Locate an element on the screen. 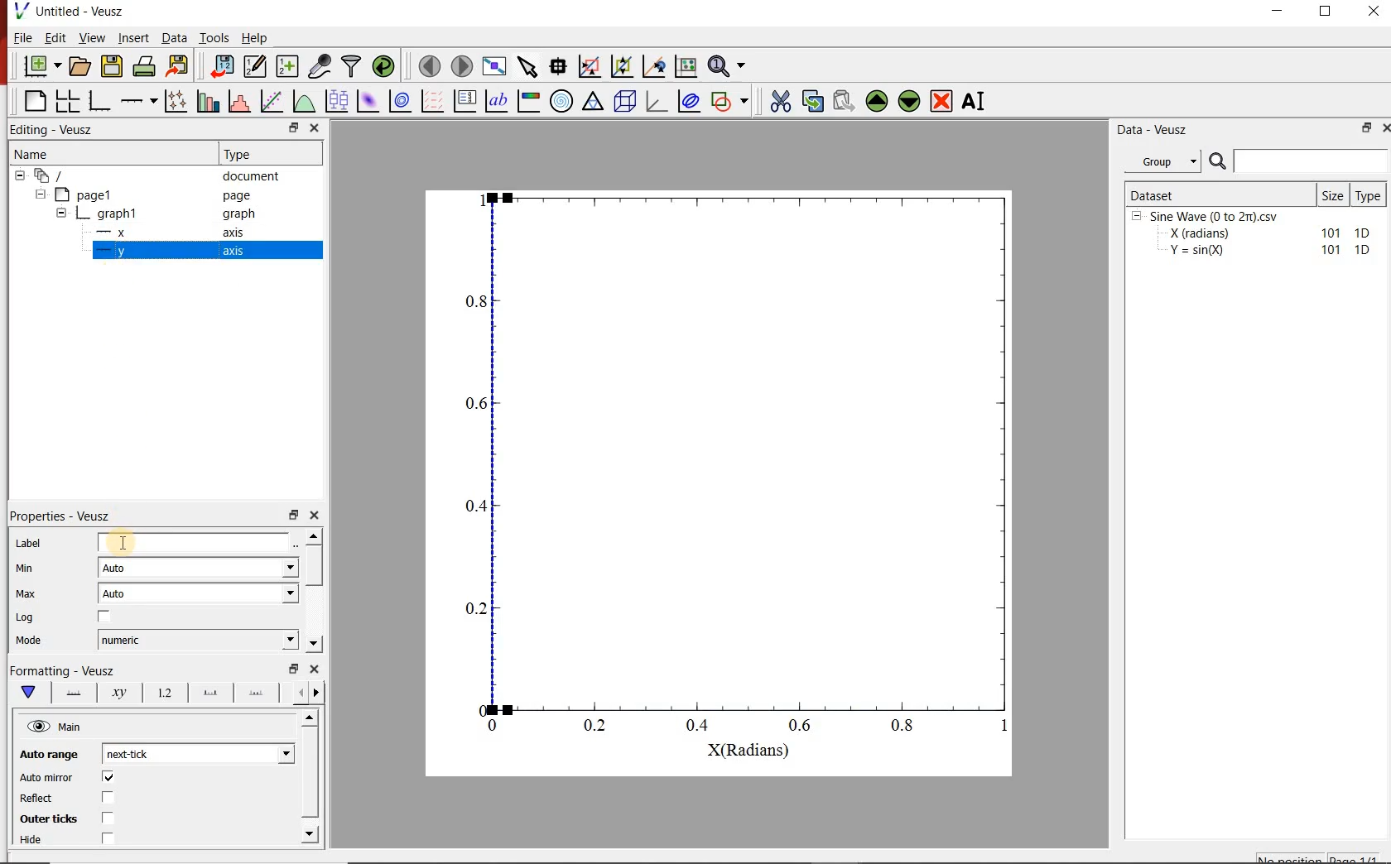 The image size is (1391, 864). Search is located at coordinates (1299, 161).